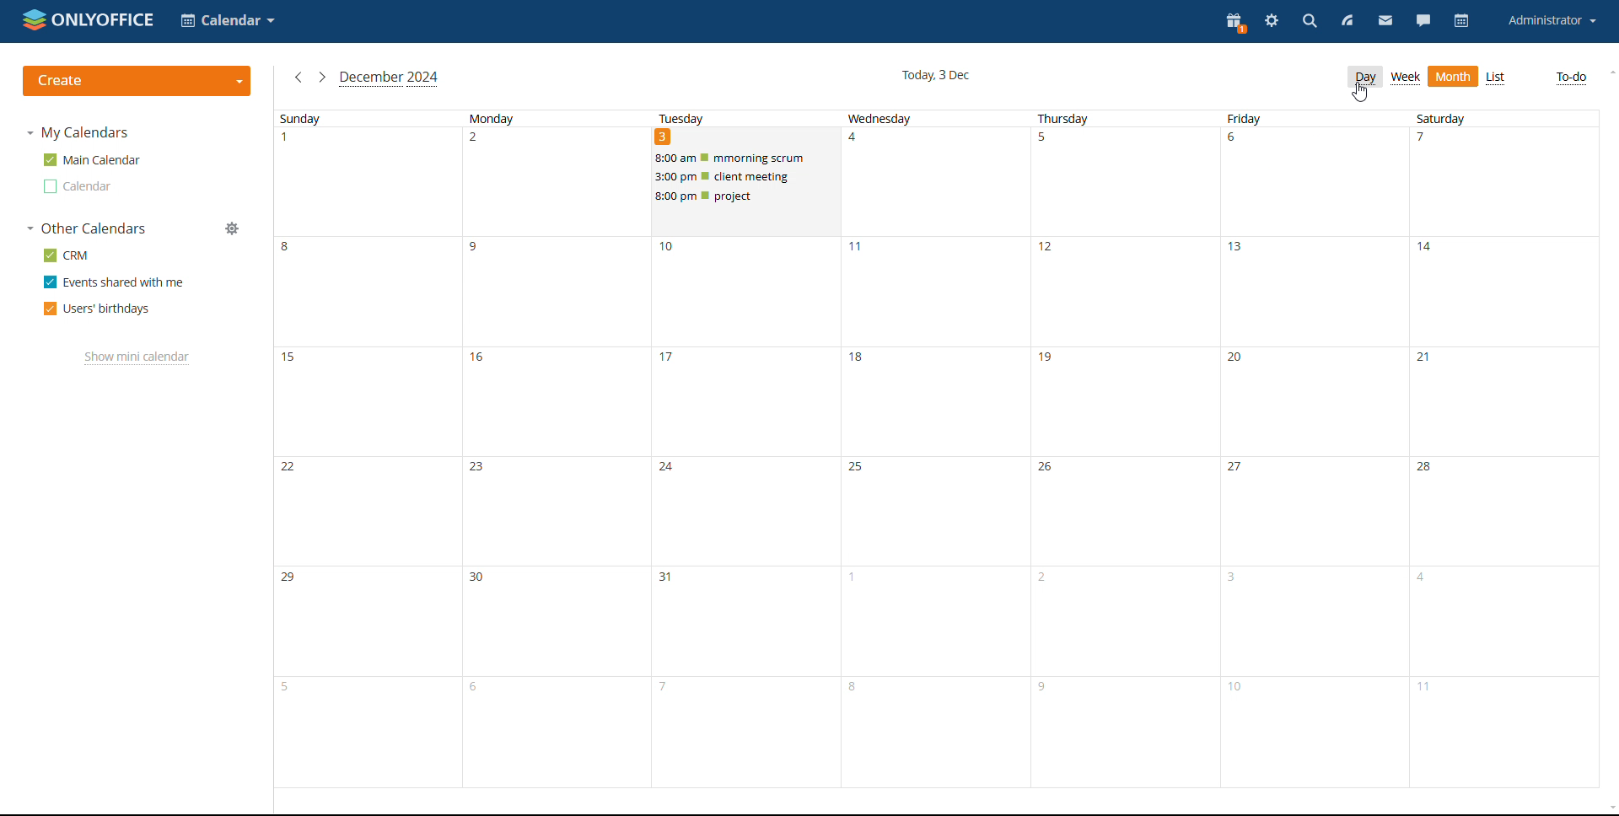 This screenshot has width=1619, height=816. What do you see at coordinates (322, 78) in the screenshot?
I see `next month` at bounding box center [322, 78].